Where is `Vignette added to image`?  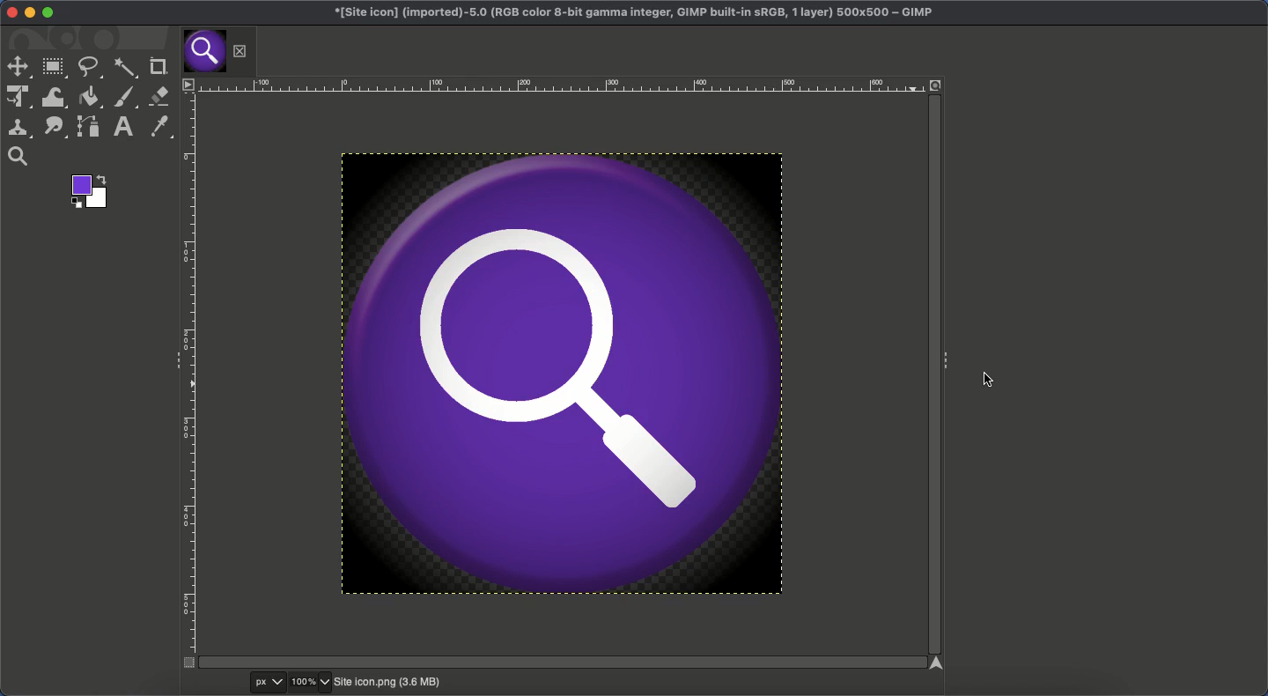
Vignette added to image is located at coordinates (564, 374).